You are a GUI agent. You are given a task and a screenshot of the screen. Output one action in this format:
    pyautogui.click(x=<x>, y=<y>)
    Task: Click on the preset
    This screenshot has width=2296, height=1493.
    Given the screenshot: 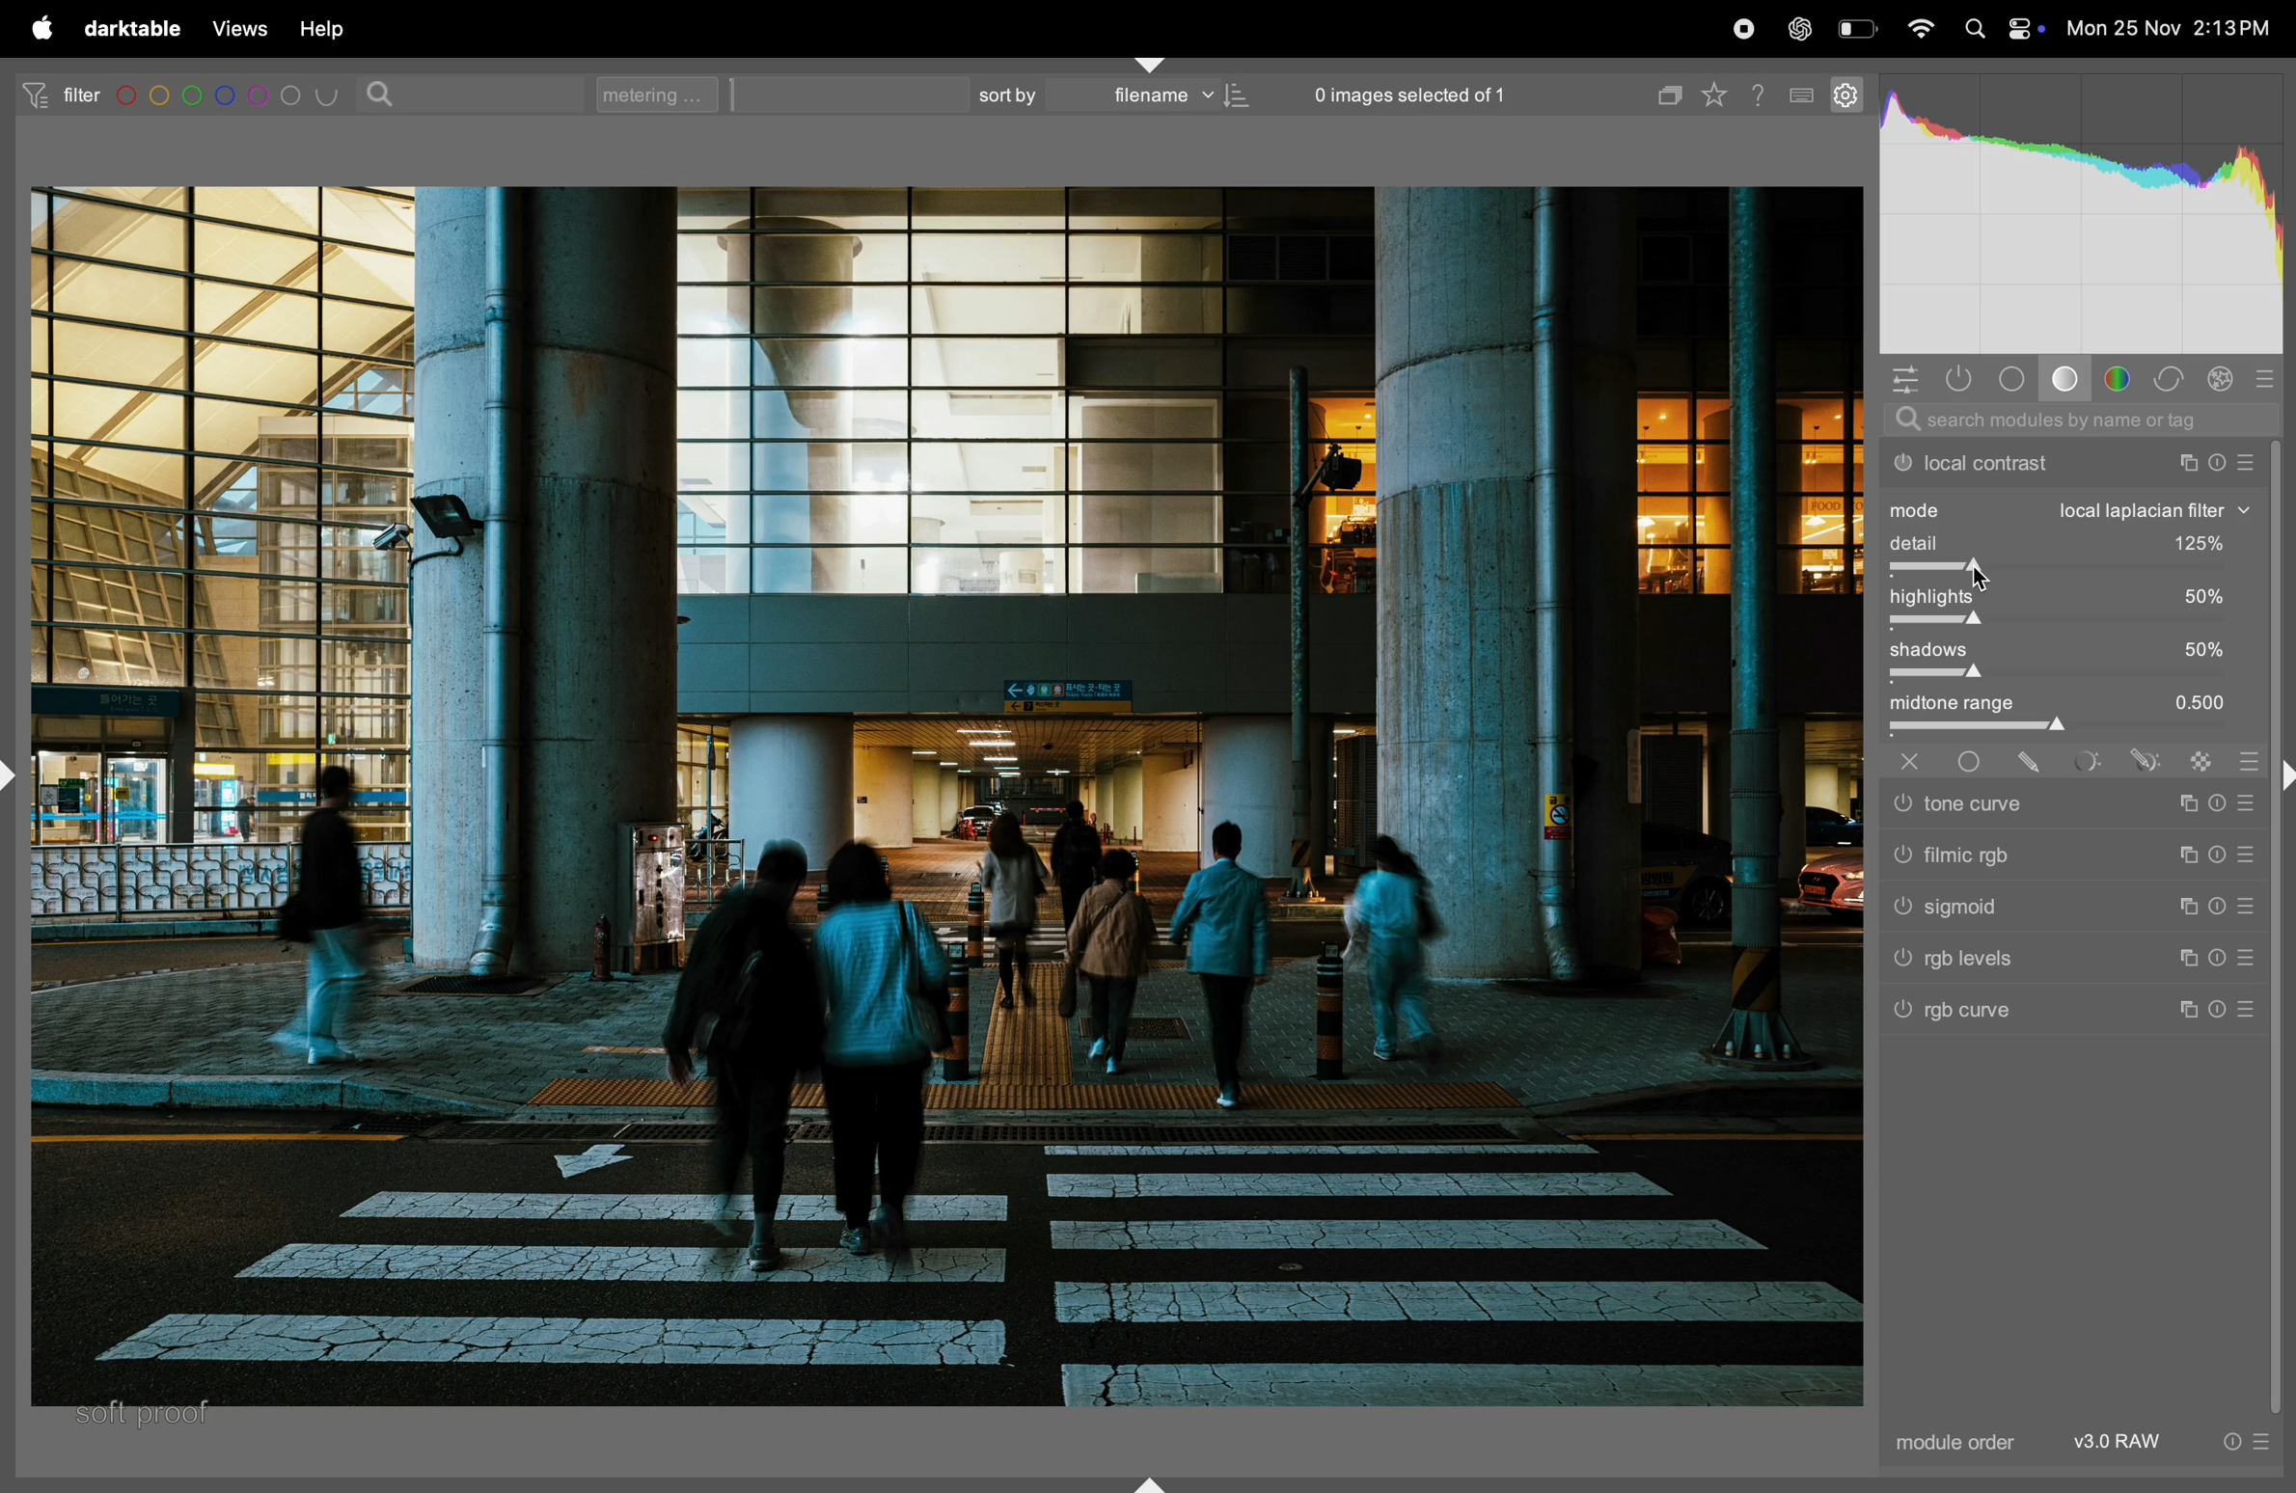 What is the action you would take?
    pyautogui.click(x=2247, y=853)
    